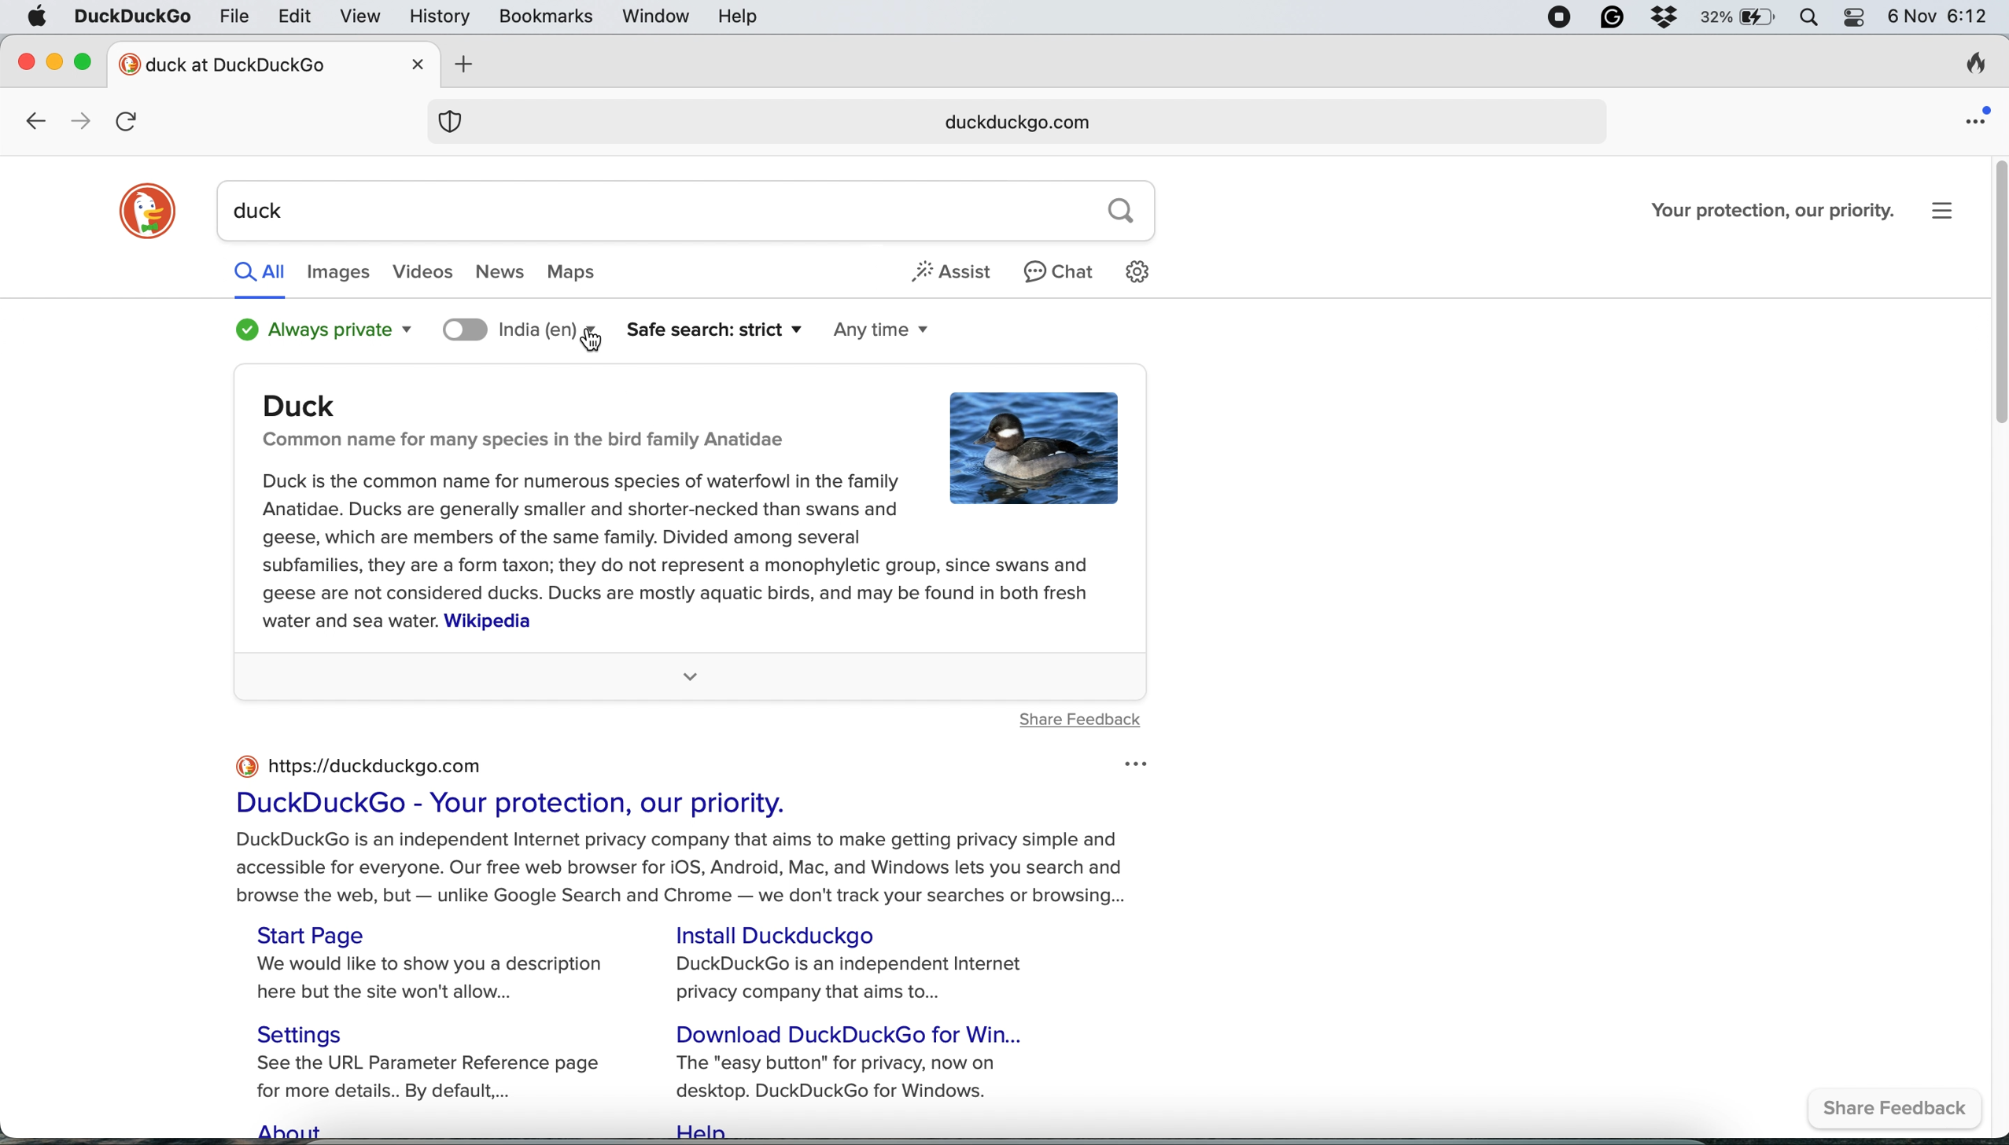 Image resolution: width=2009 pixels, height=1145 pixels. I want to click on share feedback, so click(1080, 719).